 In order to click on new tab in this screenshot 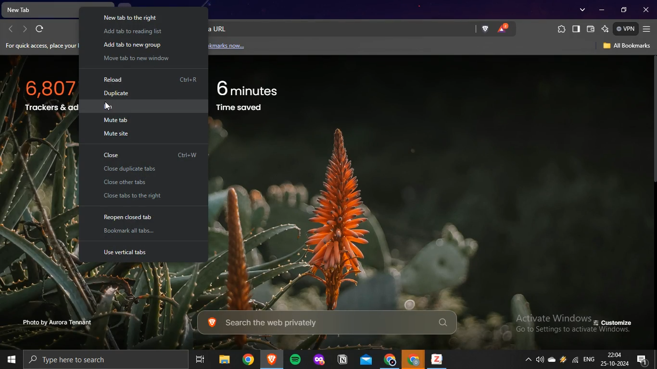, I will do `click(38, 9)`.